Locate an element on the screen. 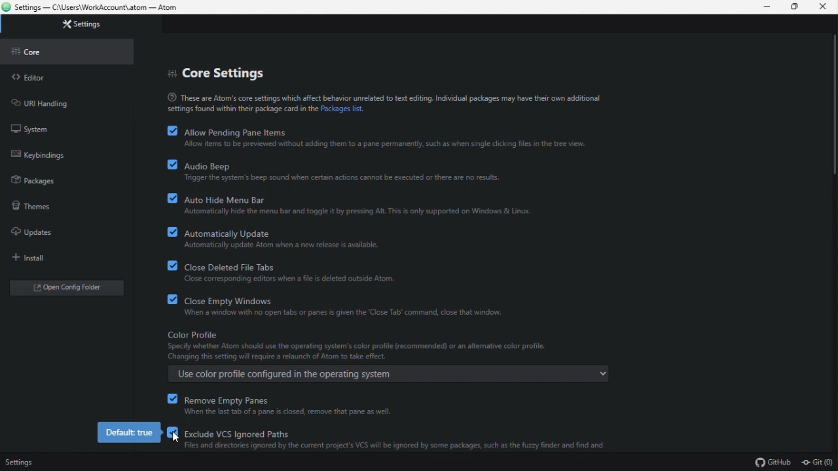  GitHub is located at coordinates (773, 462).